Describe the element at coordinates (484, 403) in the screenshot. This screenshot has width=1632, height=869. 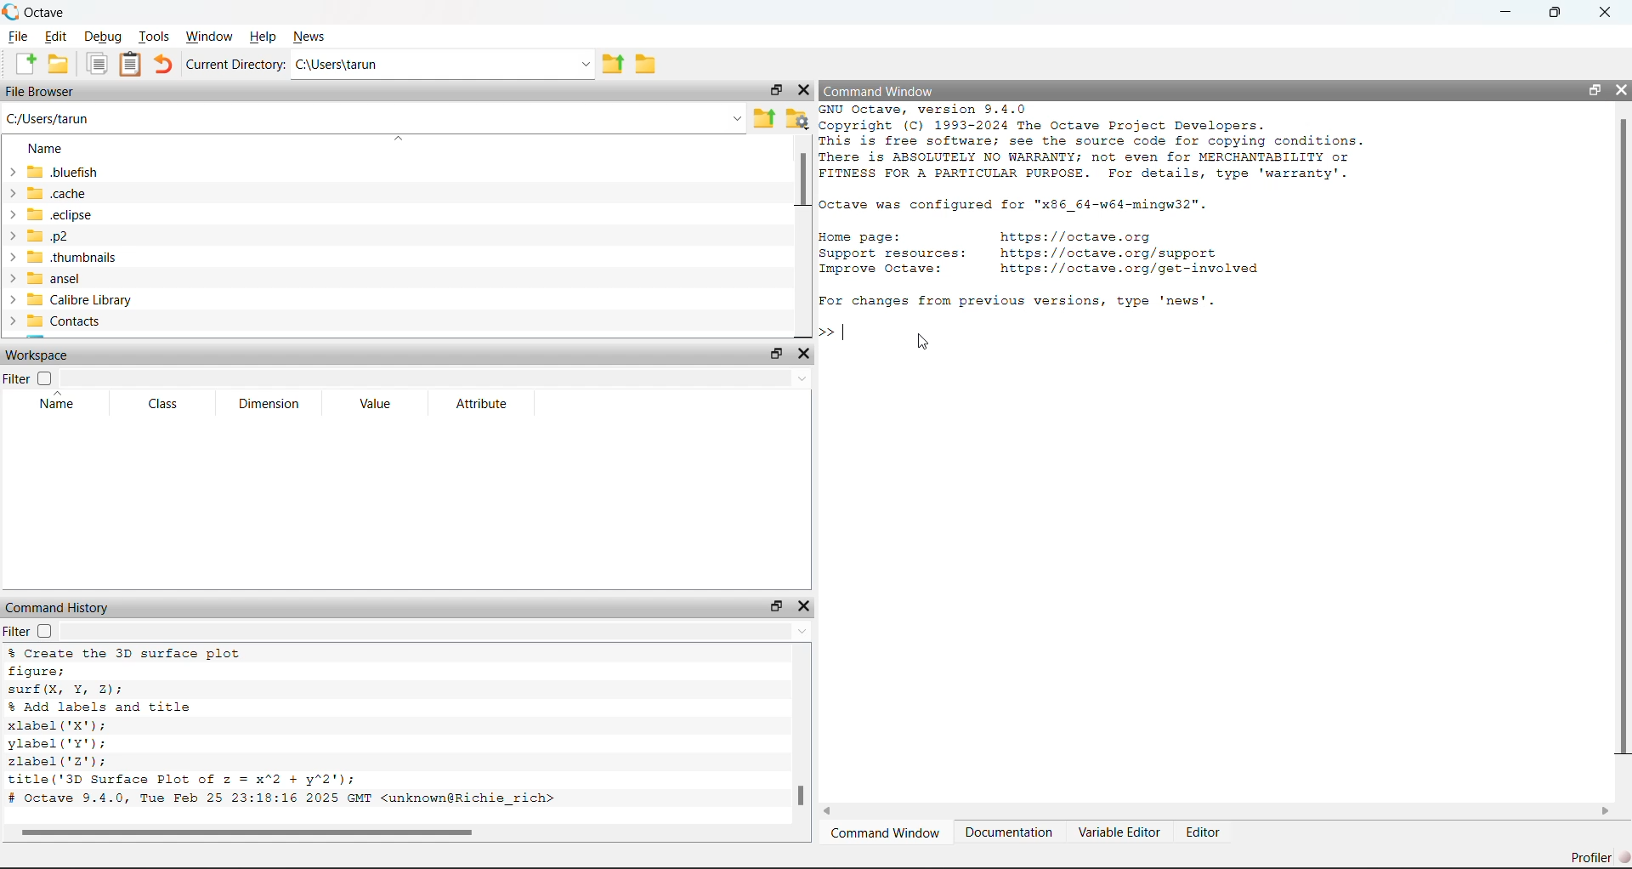
I see `Attribute` at that location.